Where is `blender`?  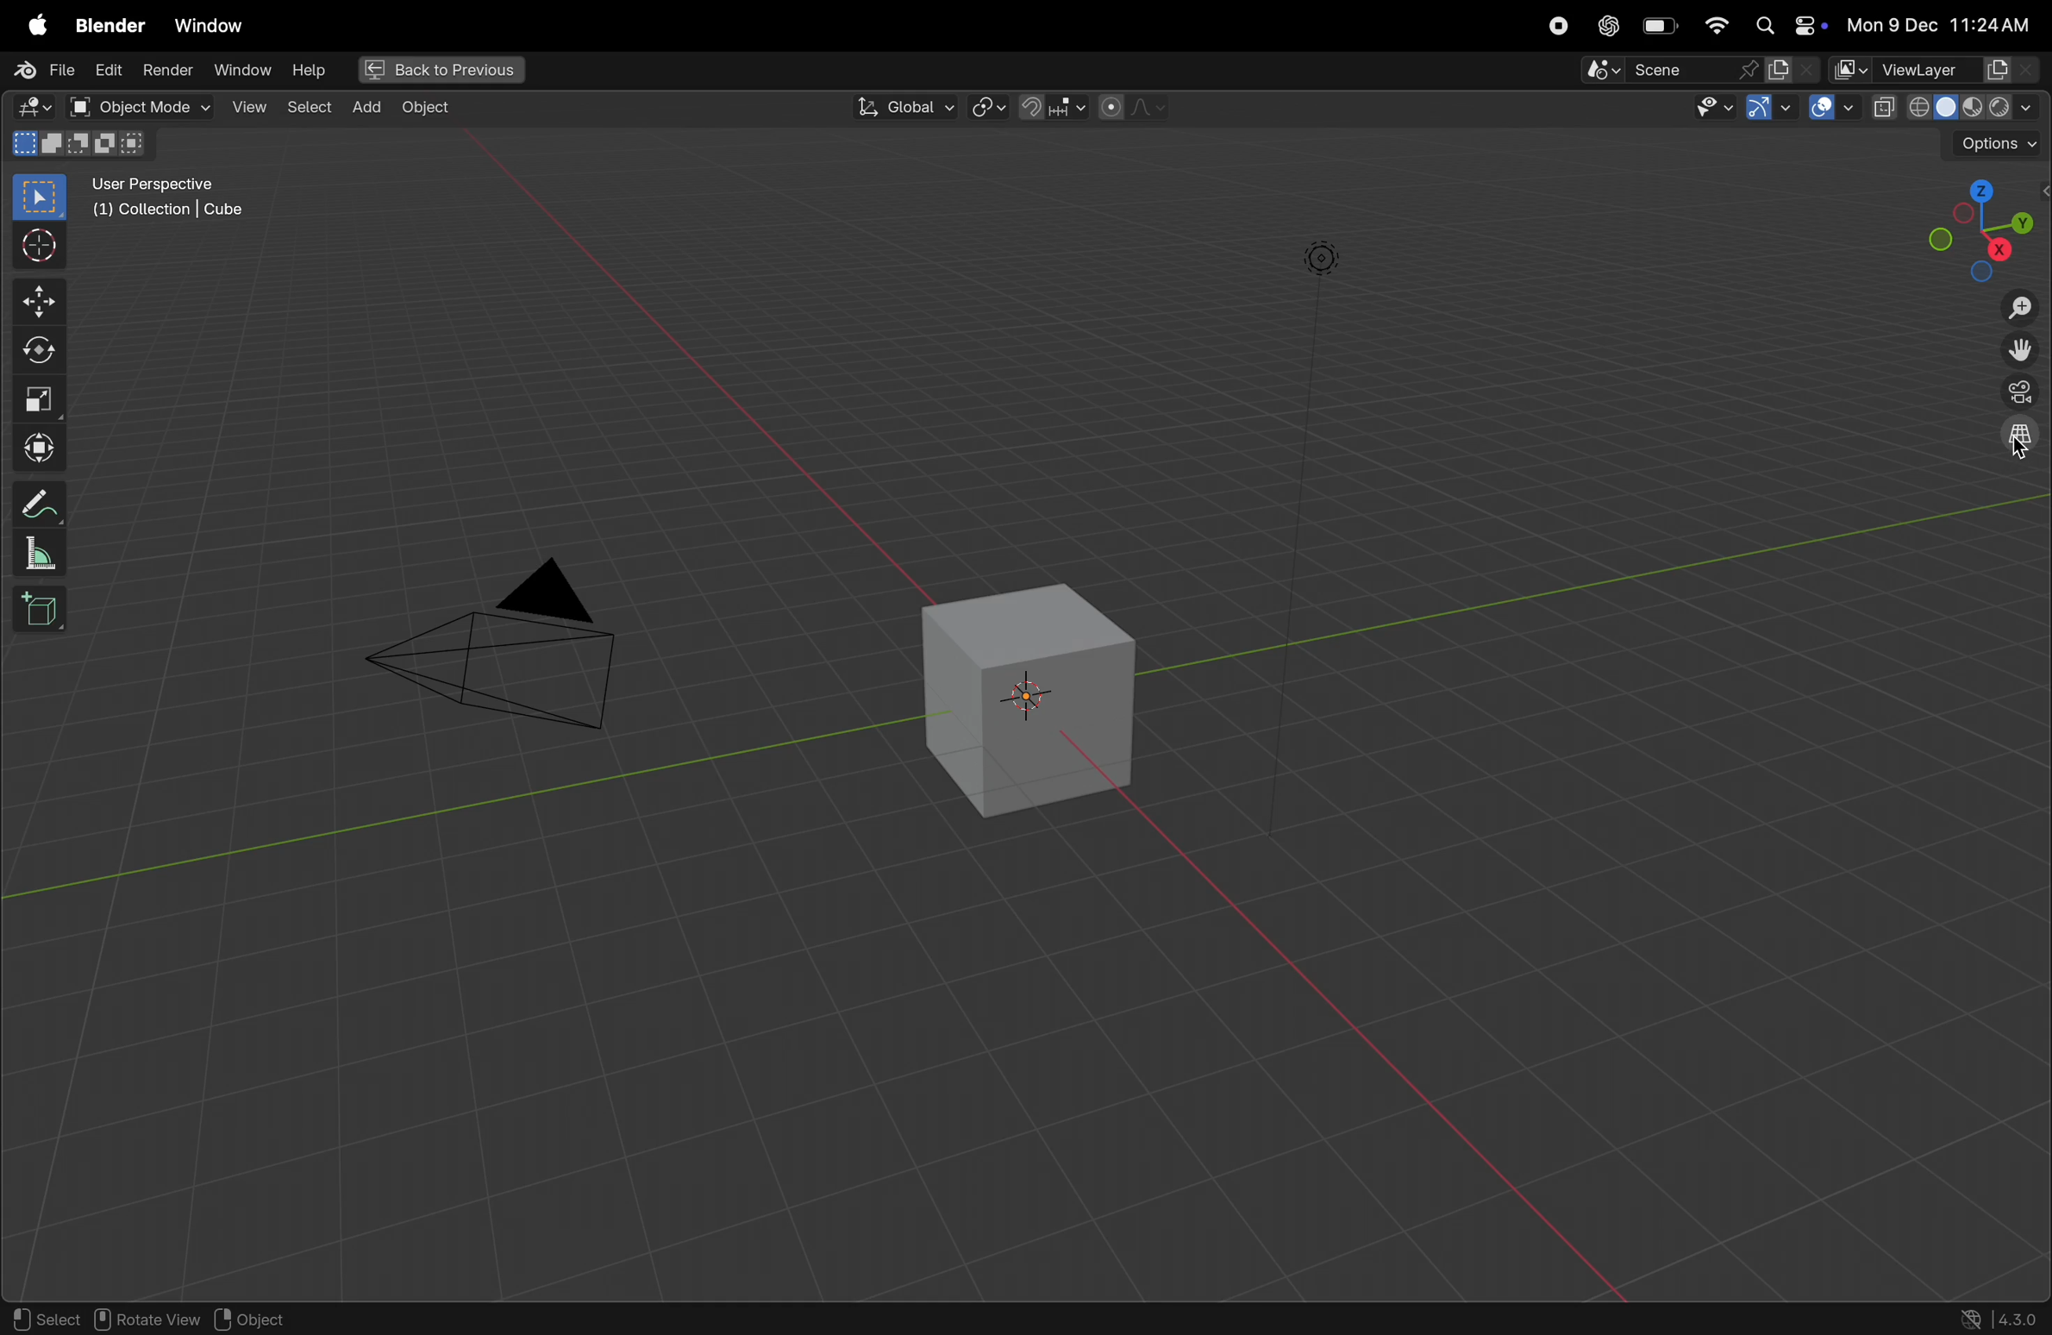 blender is located at coordinates (112, 21).